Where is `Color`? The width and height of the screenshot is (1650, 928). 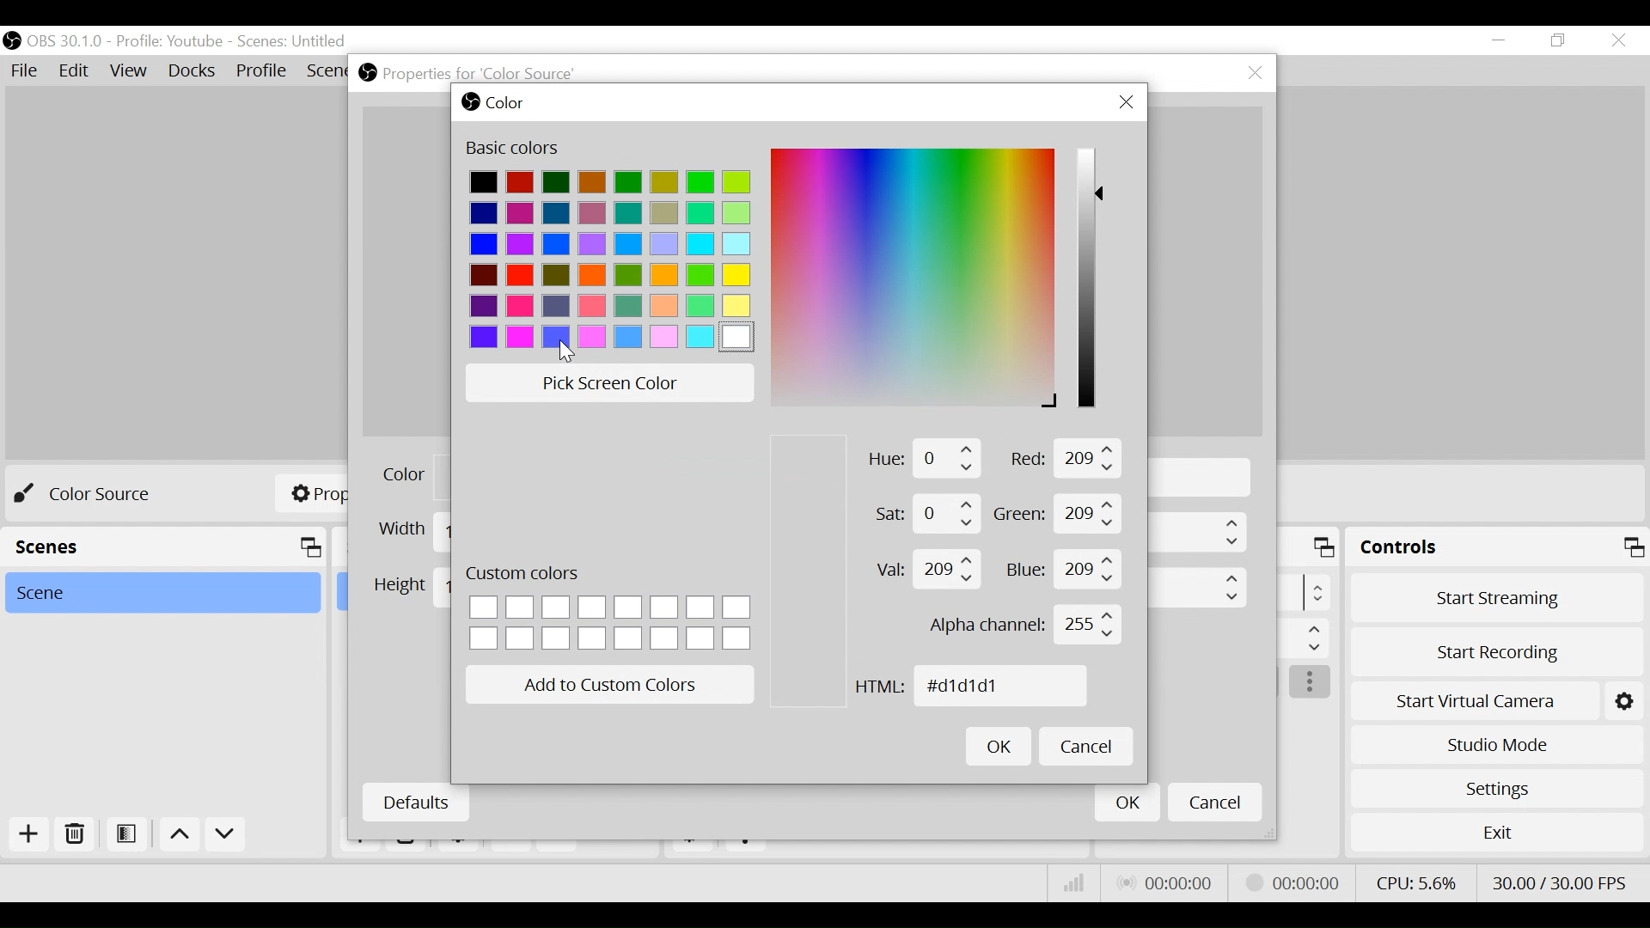 Color is located at coordinates (511, 102).